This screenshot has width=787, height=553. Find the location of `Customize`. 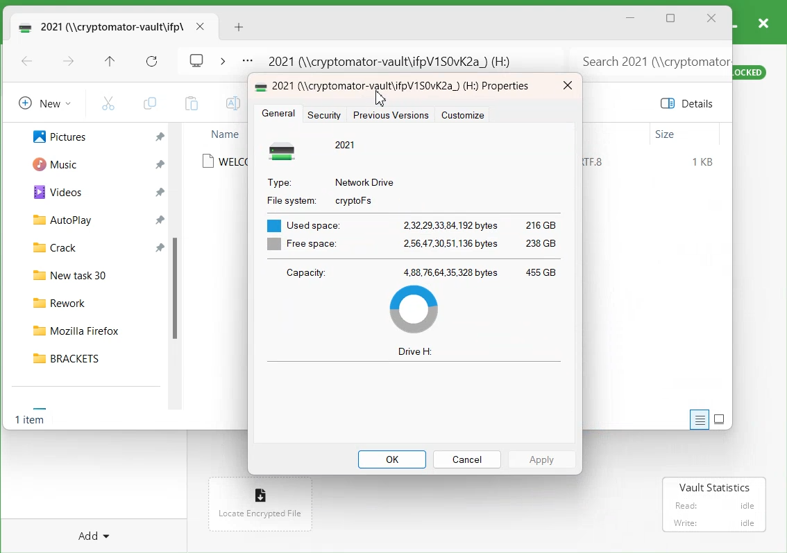

Customize is located at coordinates (463, 115).